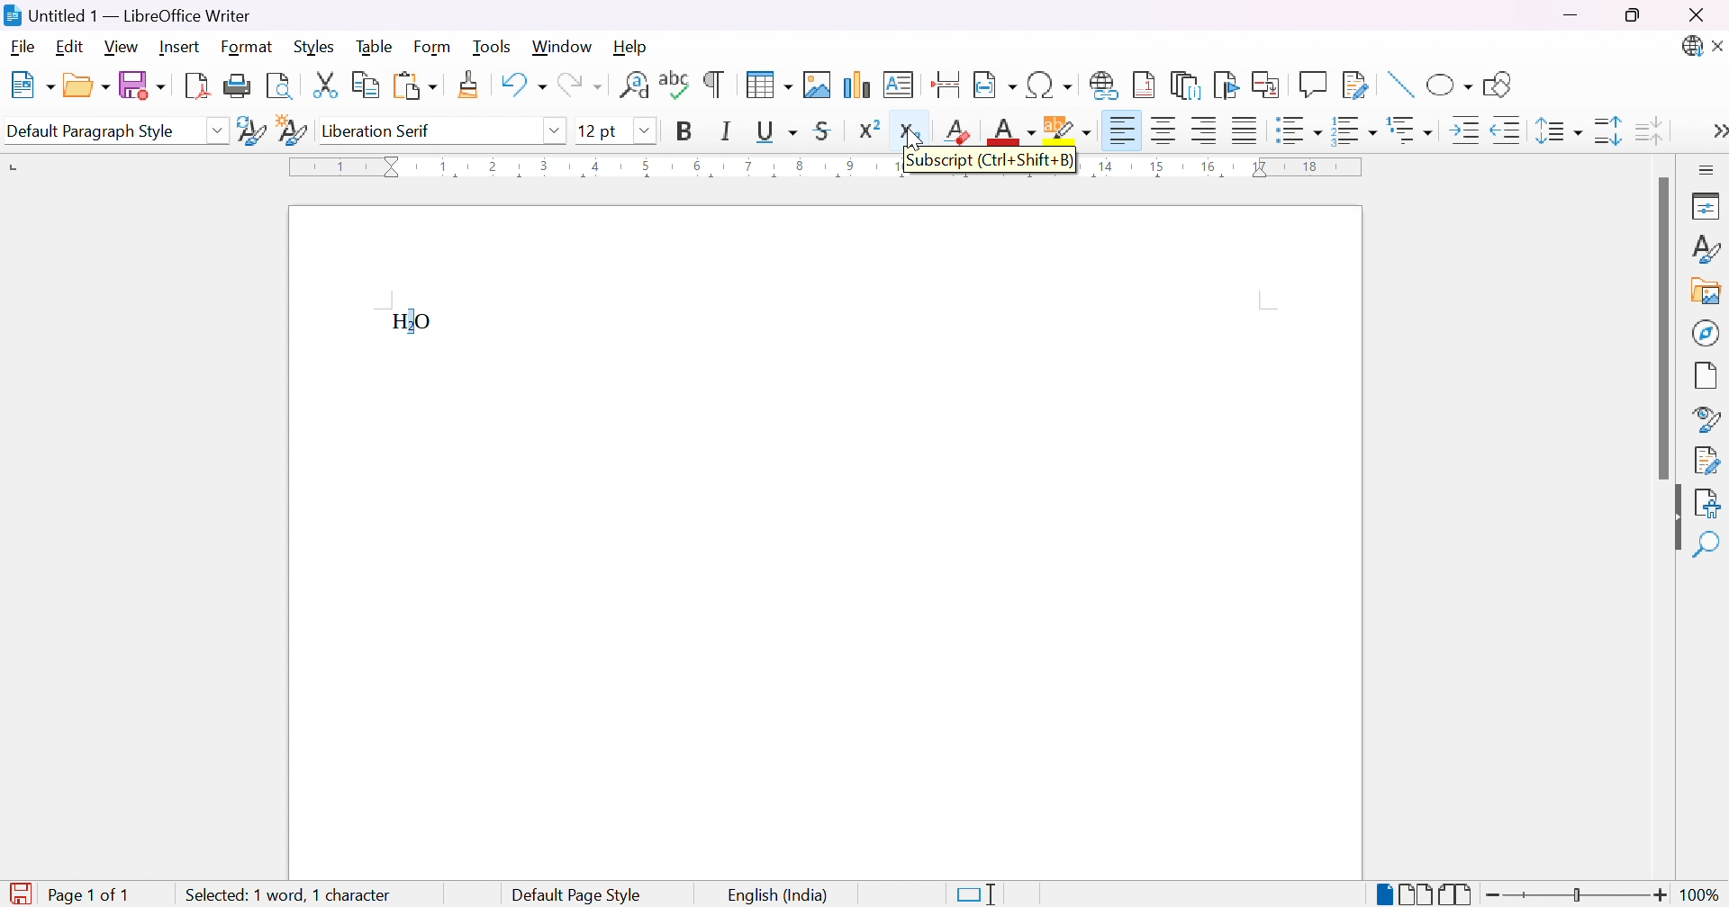 The height and width of the screenshot is (907, 1729). What do you see at coordinates (868, 129) in the screenshot?
I see `Superscript` at bounding box center [868, 129].